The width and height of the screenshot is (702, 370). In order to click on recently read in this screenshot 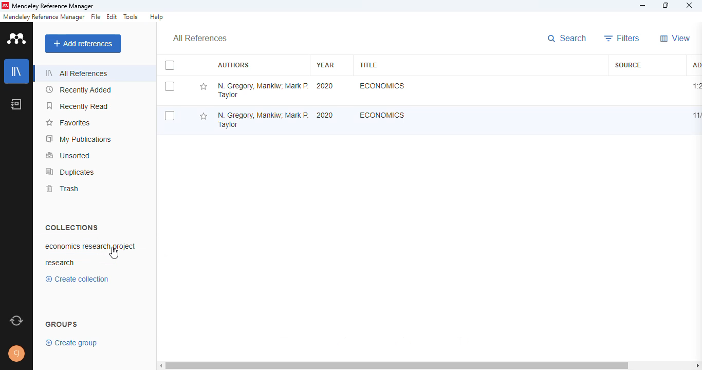, I will do `click(78, 106)`.